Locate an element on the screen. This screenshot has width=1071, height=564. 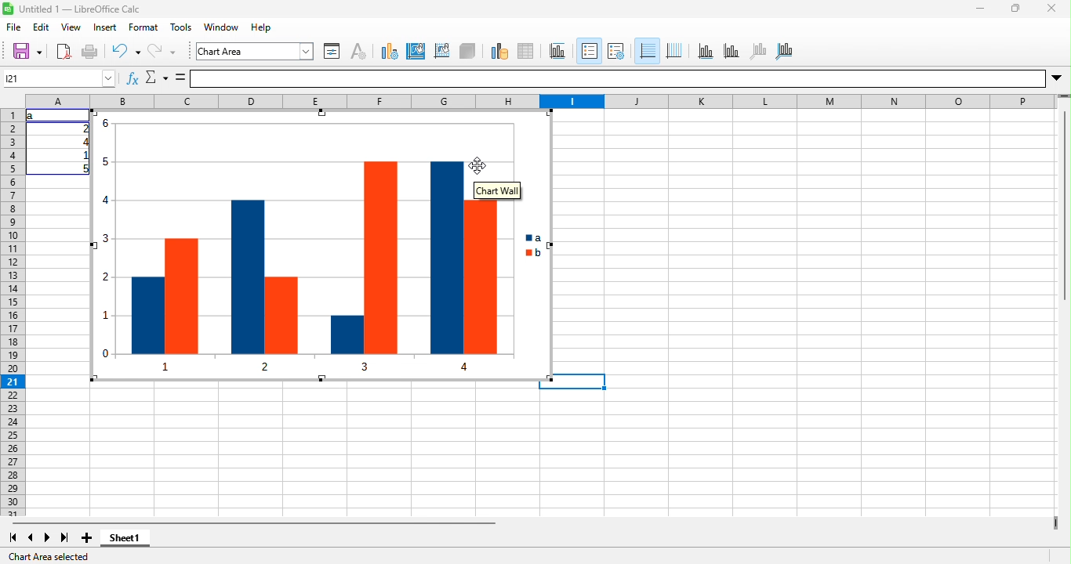
last sheet is located at coordinates (66, 537).